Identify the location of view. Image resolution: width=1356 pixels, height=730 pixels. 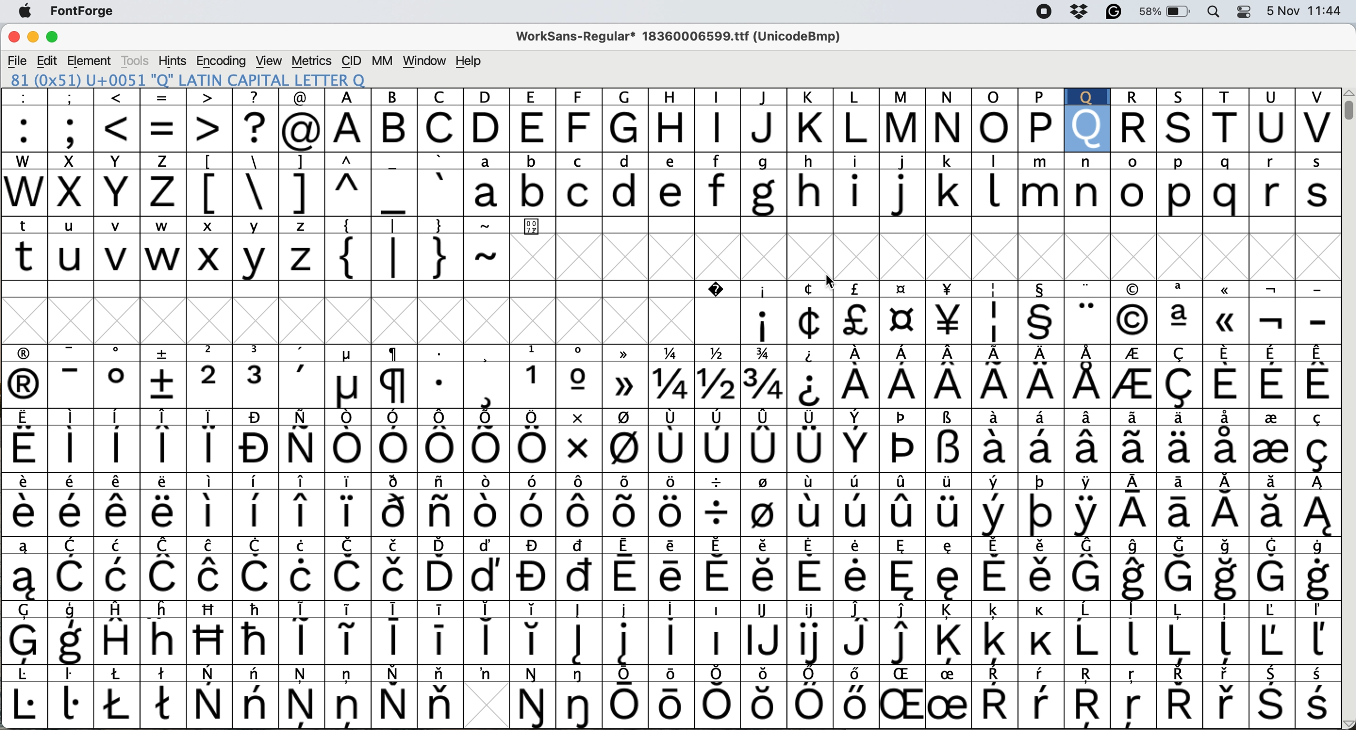
(272, 60).